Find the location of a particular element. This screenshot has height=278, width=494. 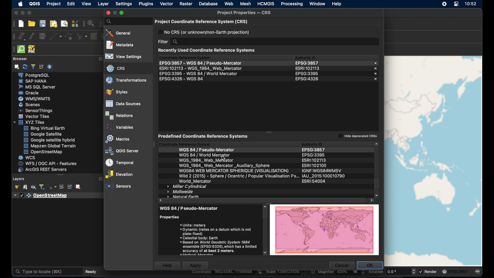

add group is located at coordinates (25, 187).